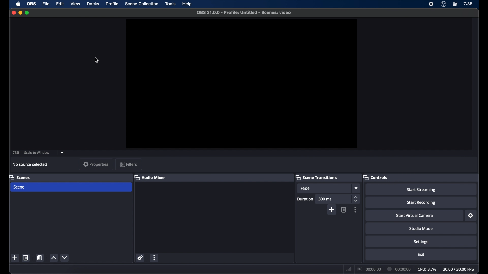 The height and width of the screenshot is (274, 488). I want to click on dropdown, so click(62, 153).